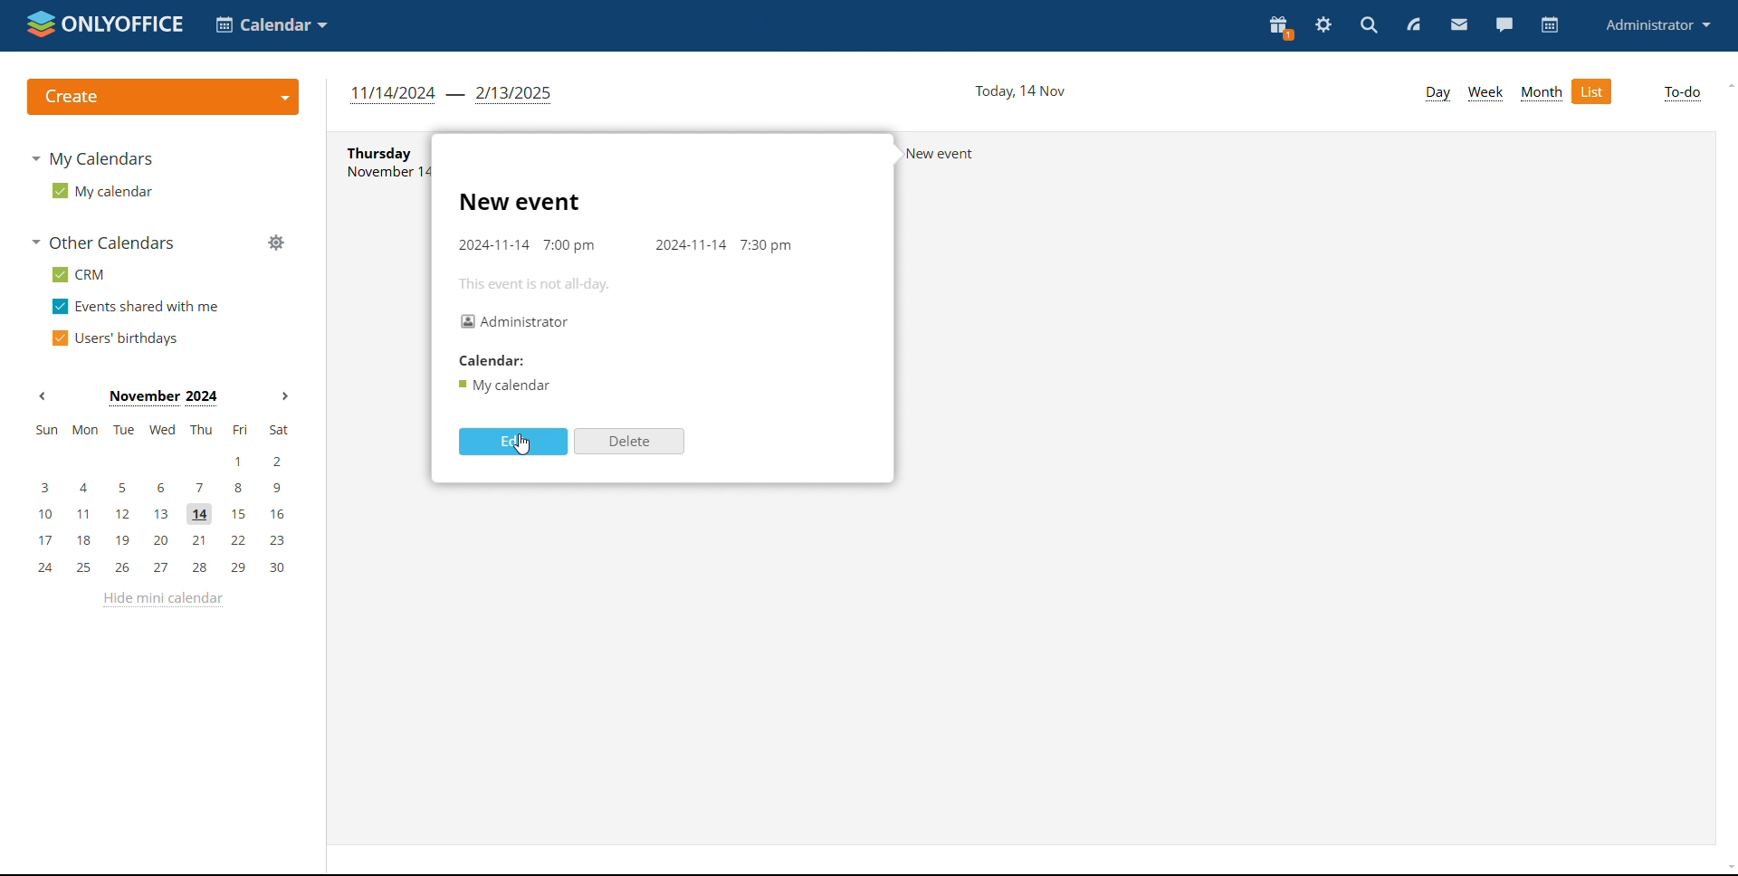 The height and width of the screenshot is (876, 1738). I want to click on text, so click(947, 159).